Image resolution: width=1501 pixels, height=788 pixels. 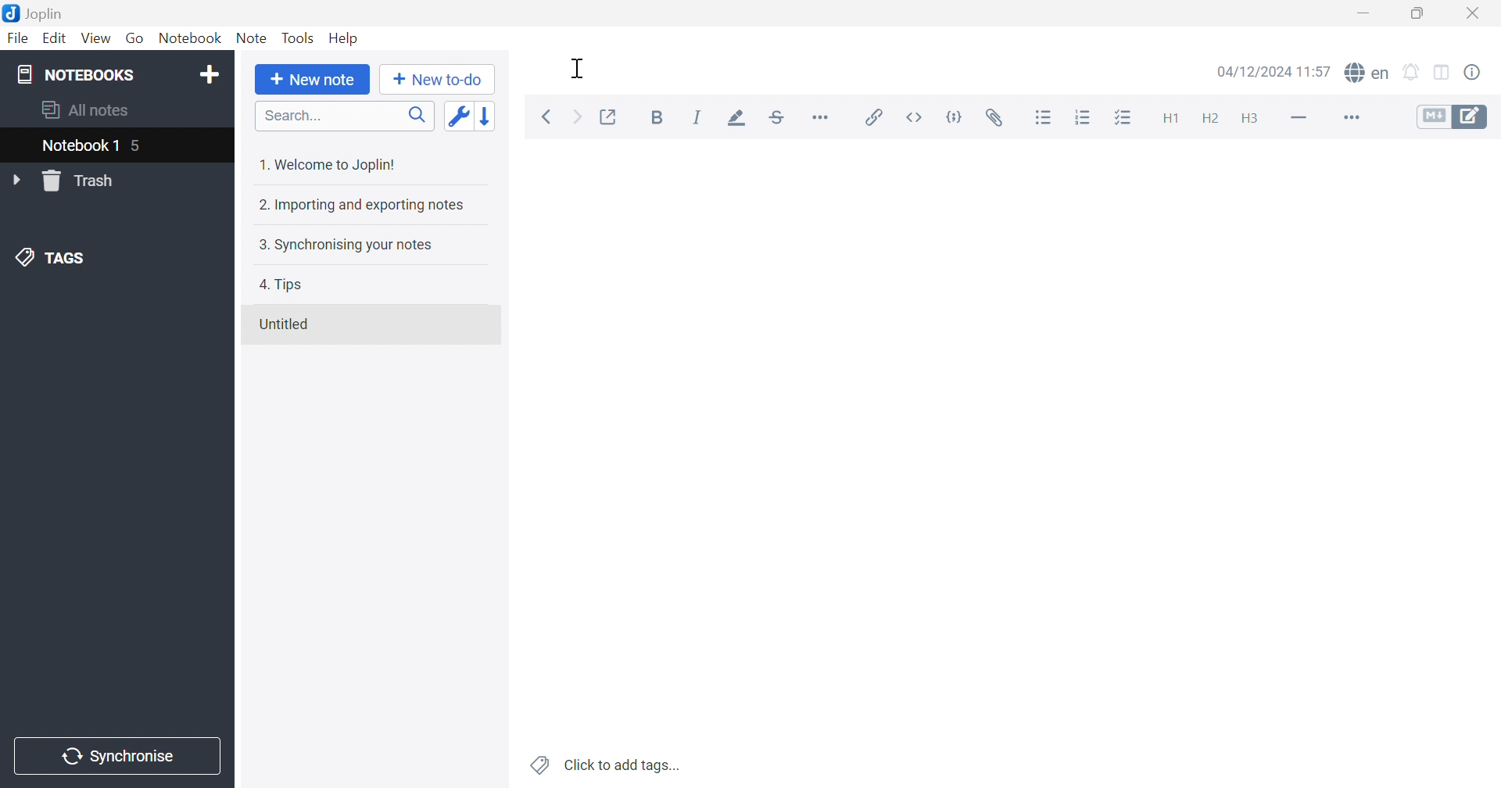 I want to click on Edit, so click(x=56, y=38).